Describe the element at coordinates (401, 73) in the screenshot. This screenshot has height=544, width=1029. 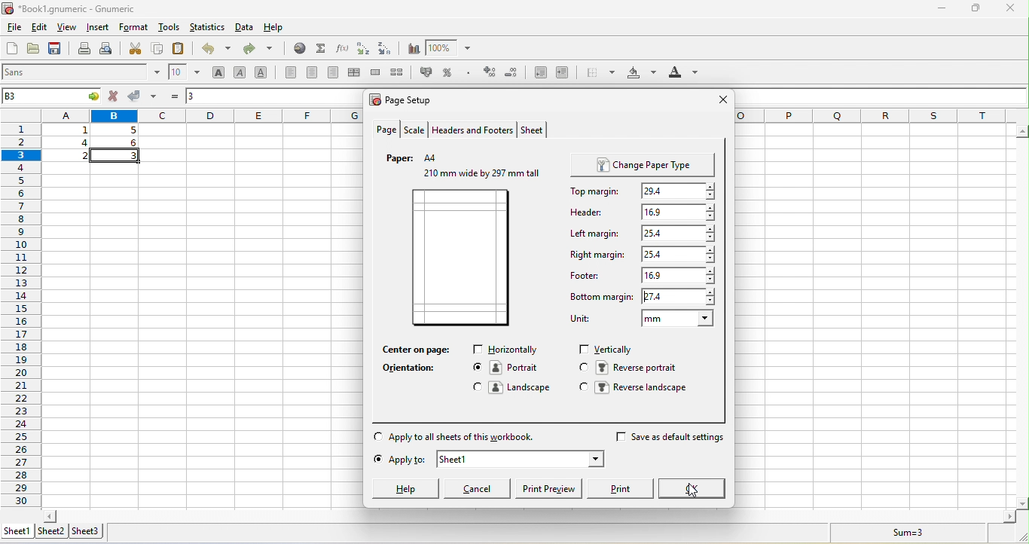
I see `split a merged cells` at that location.